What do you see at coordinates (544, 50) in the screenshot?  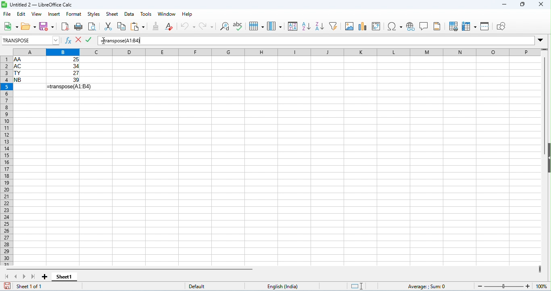 I see `drag to view rows` at bounding box center [544, 50].